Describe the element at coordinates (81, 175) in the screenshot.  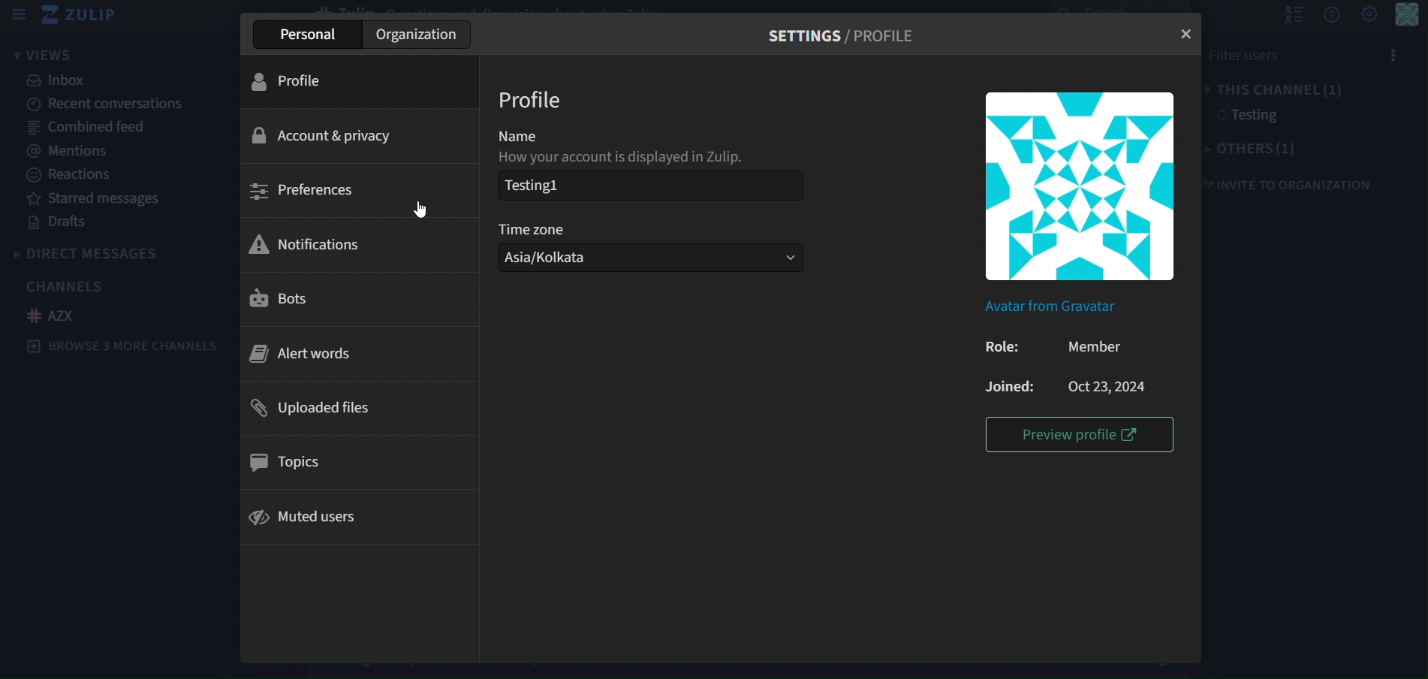
I see `reactions` at that location.